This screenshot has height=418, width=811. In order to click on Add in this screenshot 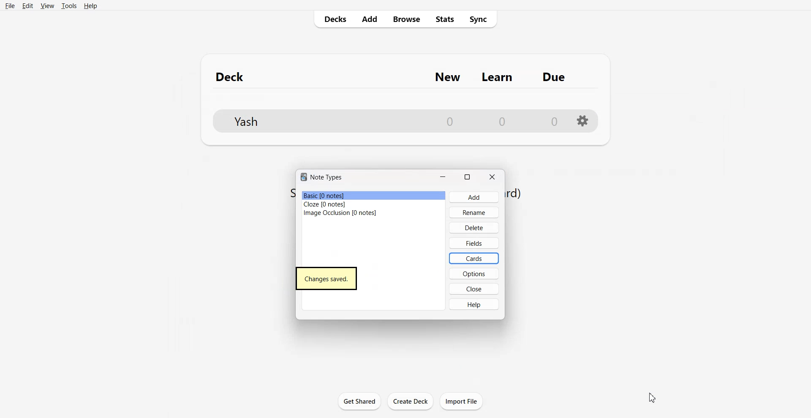, I will do `click(369, 19)`.